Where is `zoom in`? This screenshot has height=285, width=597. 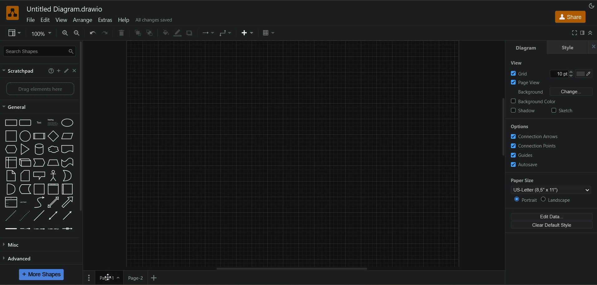 zoom in is located at coordinates (66, 33).